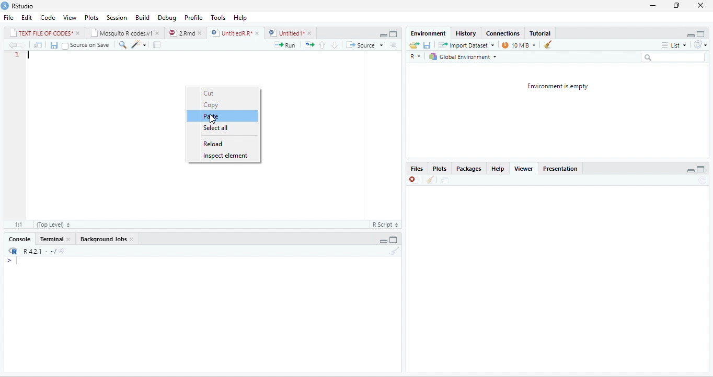 This screenshot has width=713, height=377. I want to click on refresh, so click(702, 45).